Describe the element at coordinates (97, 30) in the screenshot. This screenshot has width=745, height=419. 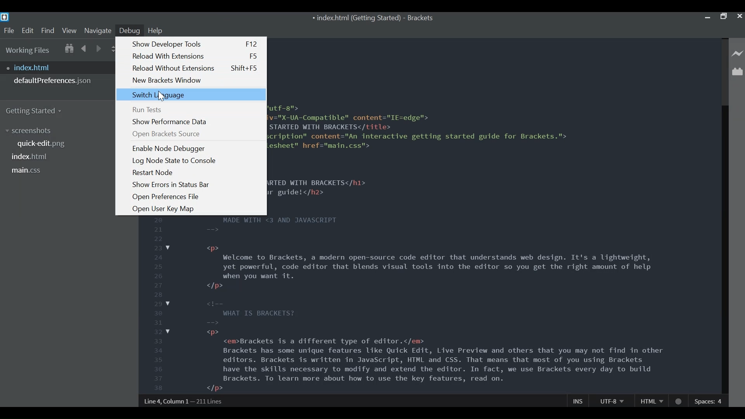
I see `Navigate` at that location.